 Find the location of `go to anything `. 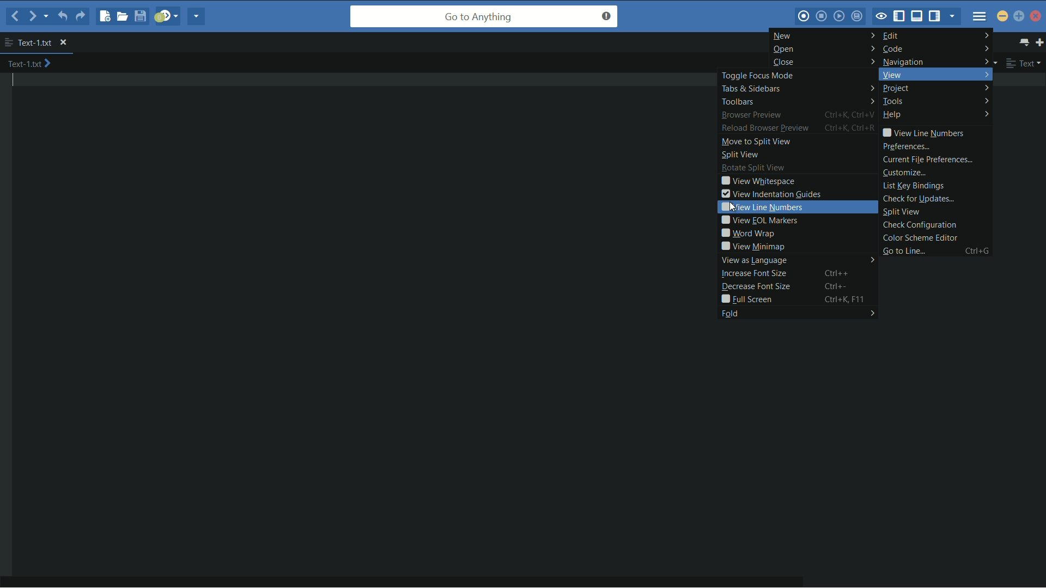

go to anything  is located at coordinates (484, 17).